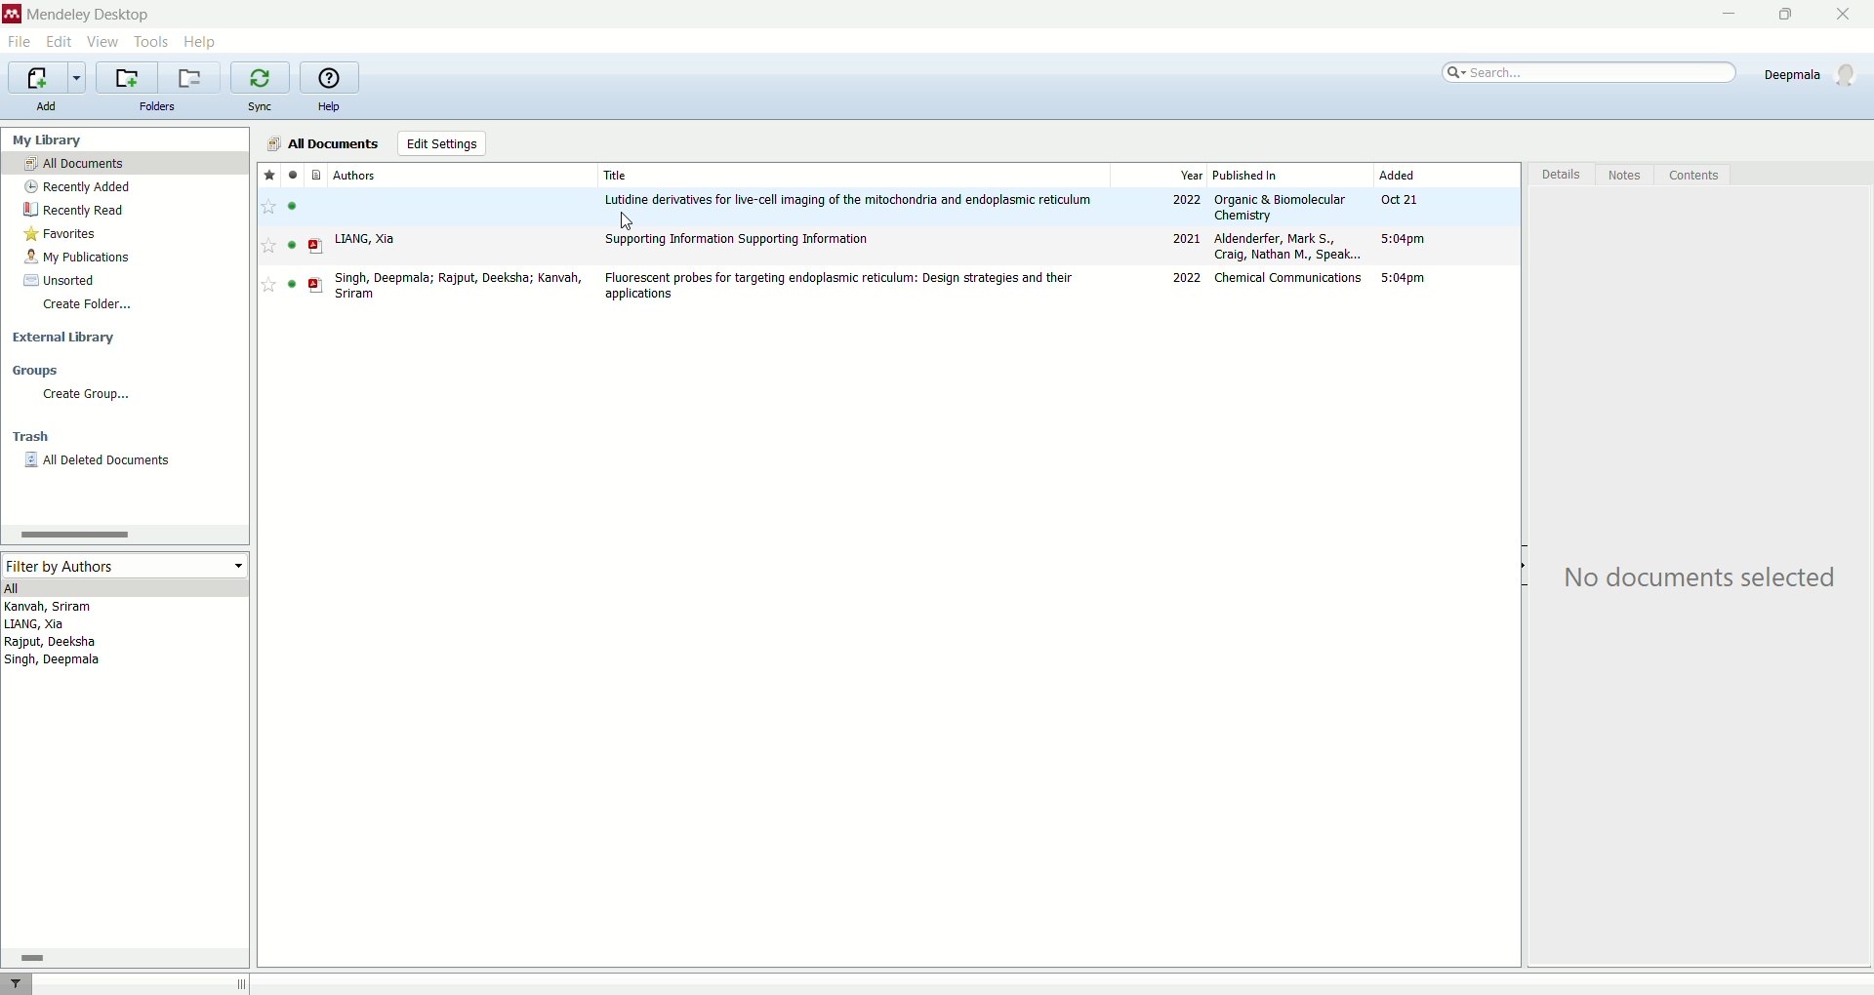 The height and width of the screenshot is (995, 1874). What do you see at coordinates (61, 237) in the screenshot?
I see `favorites` at bounding box center [61, 237].